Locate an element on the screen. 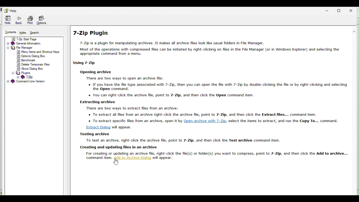  Print is located at coordinates (29, 20).